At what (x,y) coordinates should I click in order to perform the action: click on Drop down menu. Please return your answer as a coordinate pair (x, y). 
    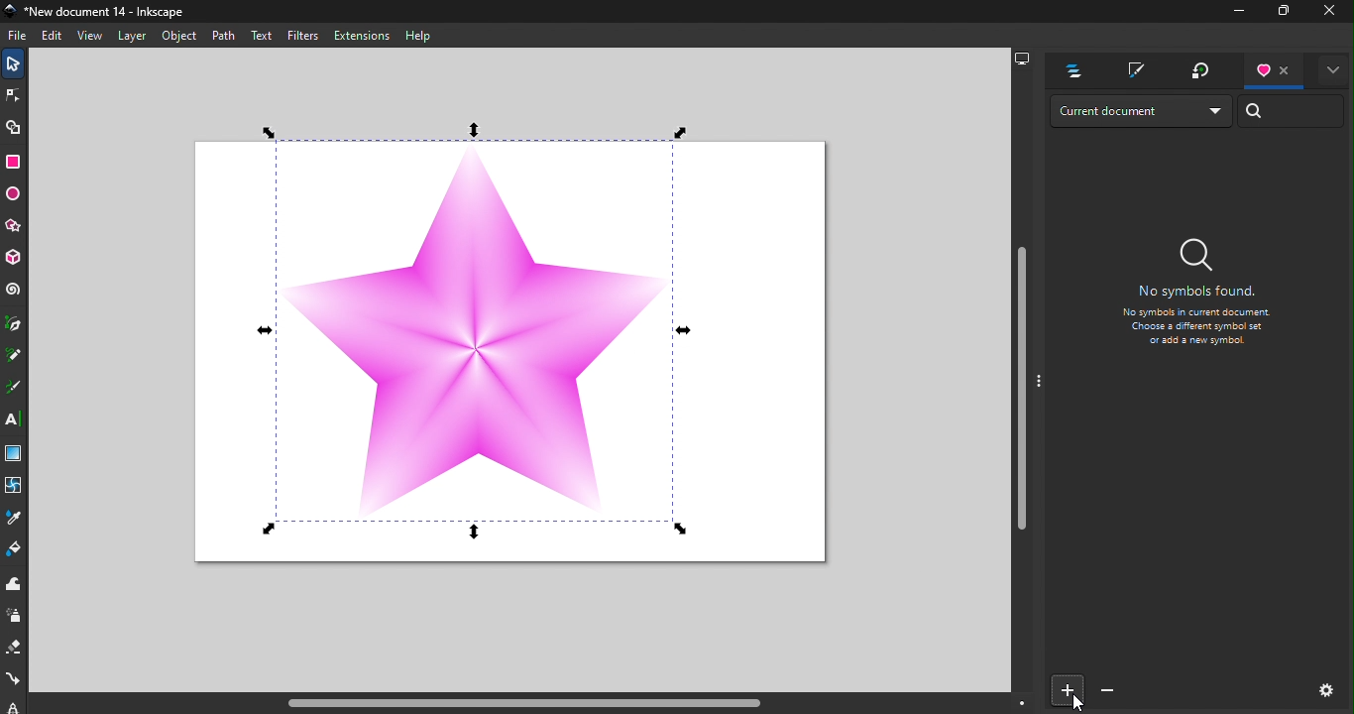
    Looking at the image, I should click on (1139, 111).